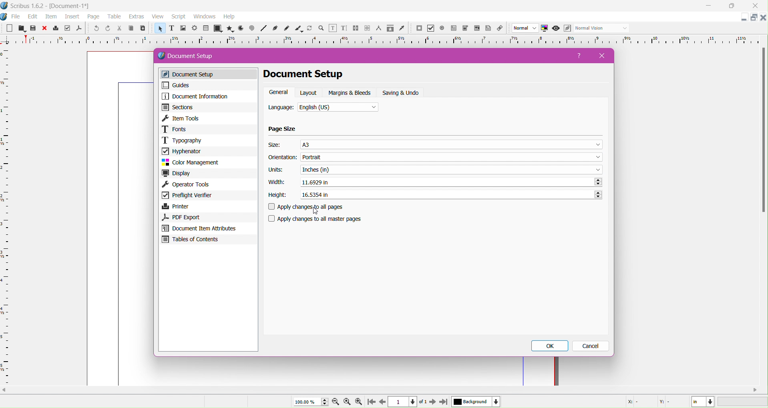 The image size is (768, 408). I want to click on unlink text frames, so click(367, 28).